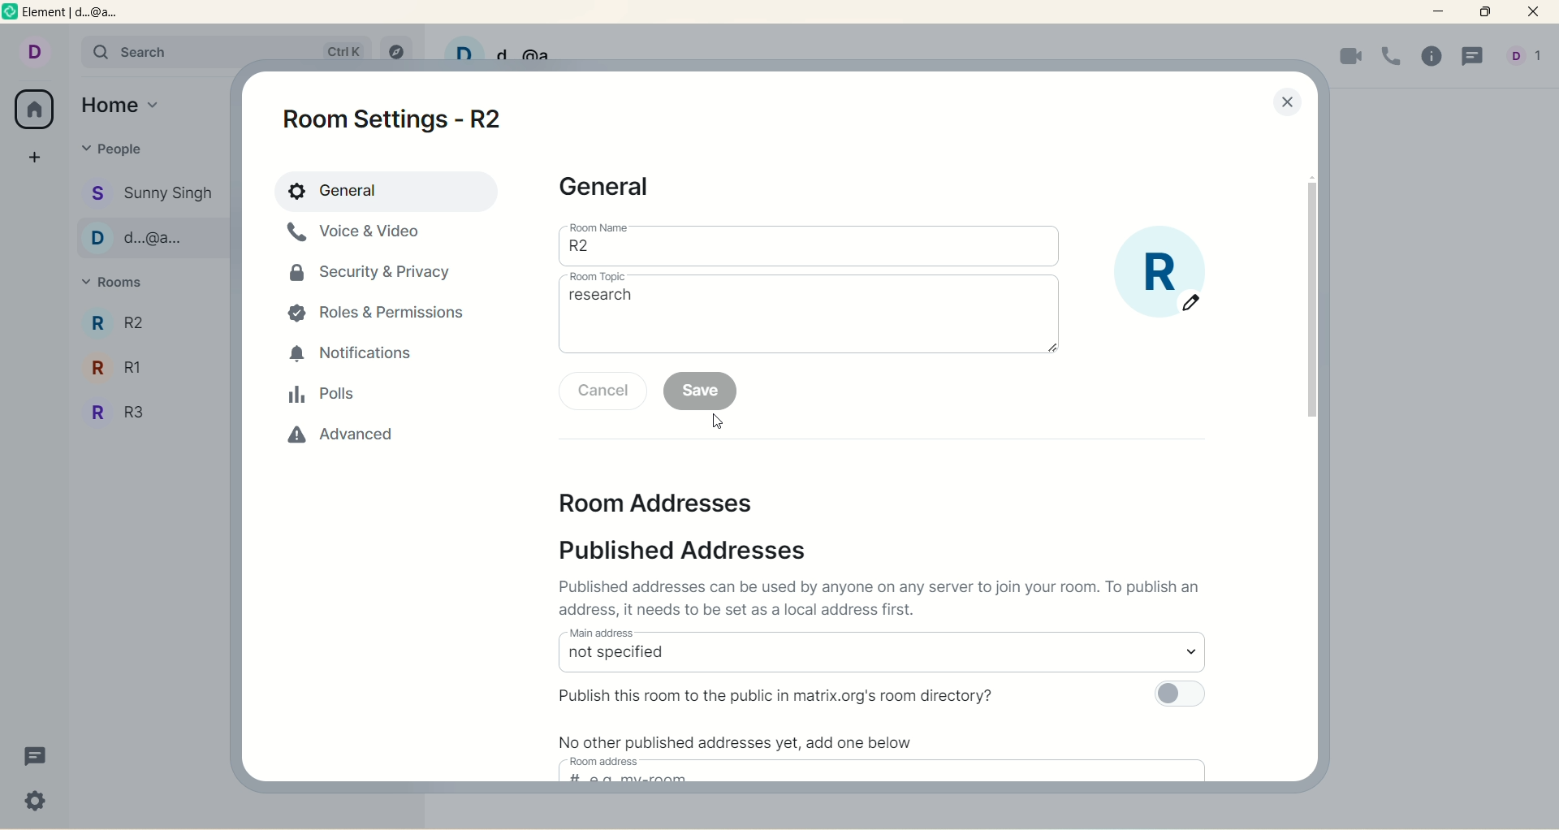  I want to click on vertical scroll bar, so click(1308, 301).